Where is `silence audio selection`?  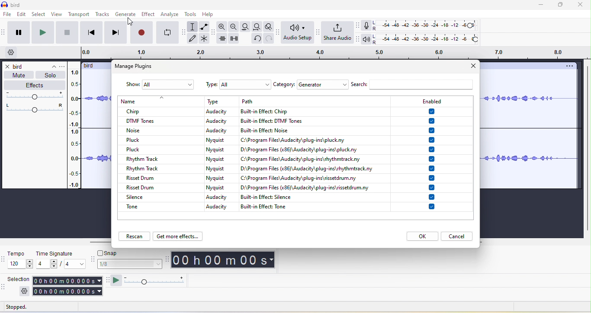
silence audio selection is located at coordinates (235, 39).